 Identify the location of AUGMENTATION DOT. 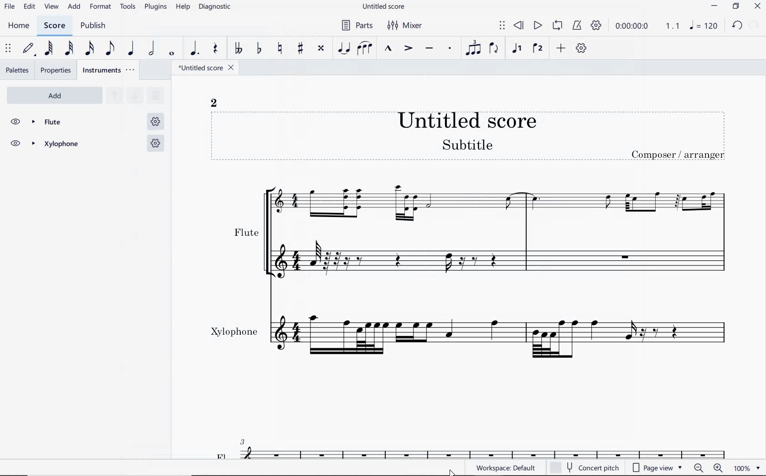
(195, 48).